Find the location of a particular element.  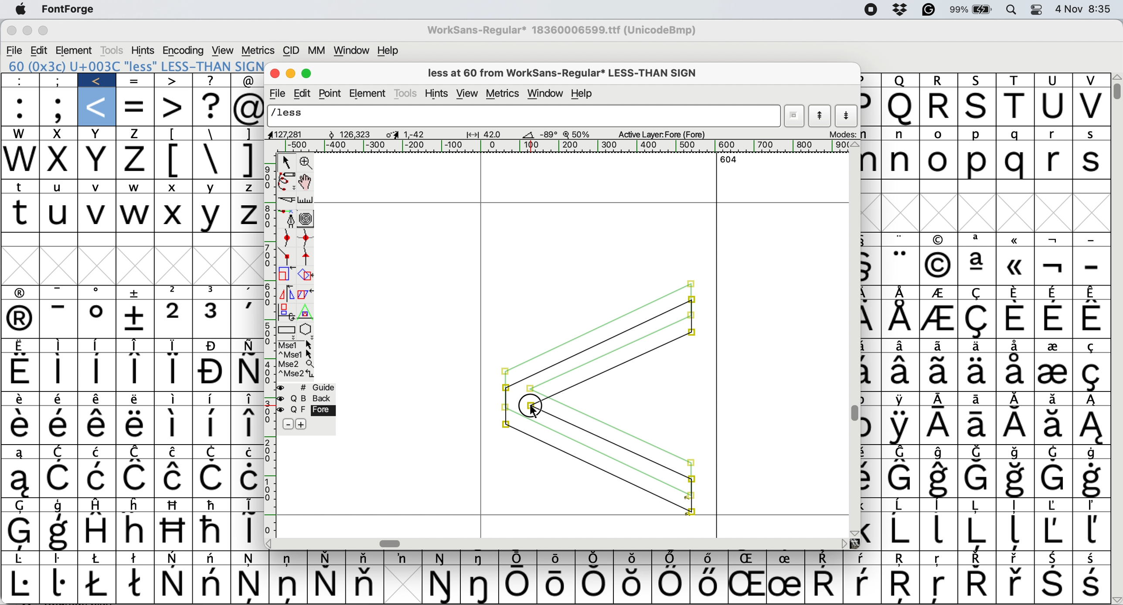

Symbol is located at coordinates (871, 319).